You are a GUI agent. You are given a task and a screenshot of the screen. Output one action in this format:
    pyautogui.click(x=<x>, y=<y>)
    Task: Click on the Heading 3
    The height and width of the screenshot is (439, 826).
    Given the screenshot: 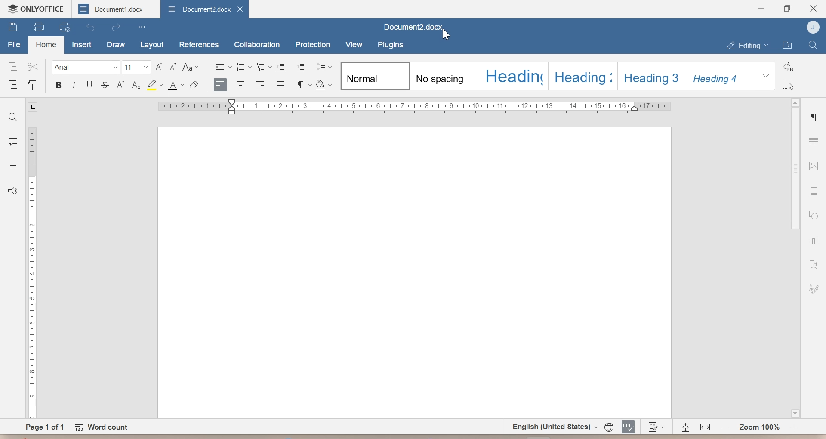 What is the action you would take?
    pyautogui.click(x=652, y=75)
    